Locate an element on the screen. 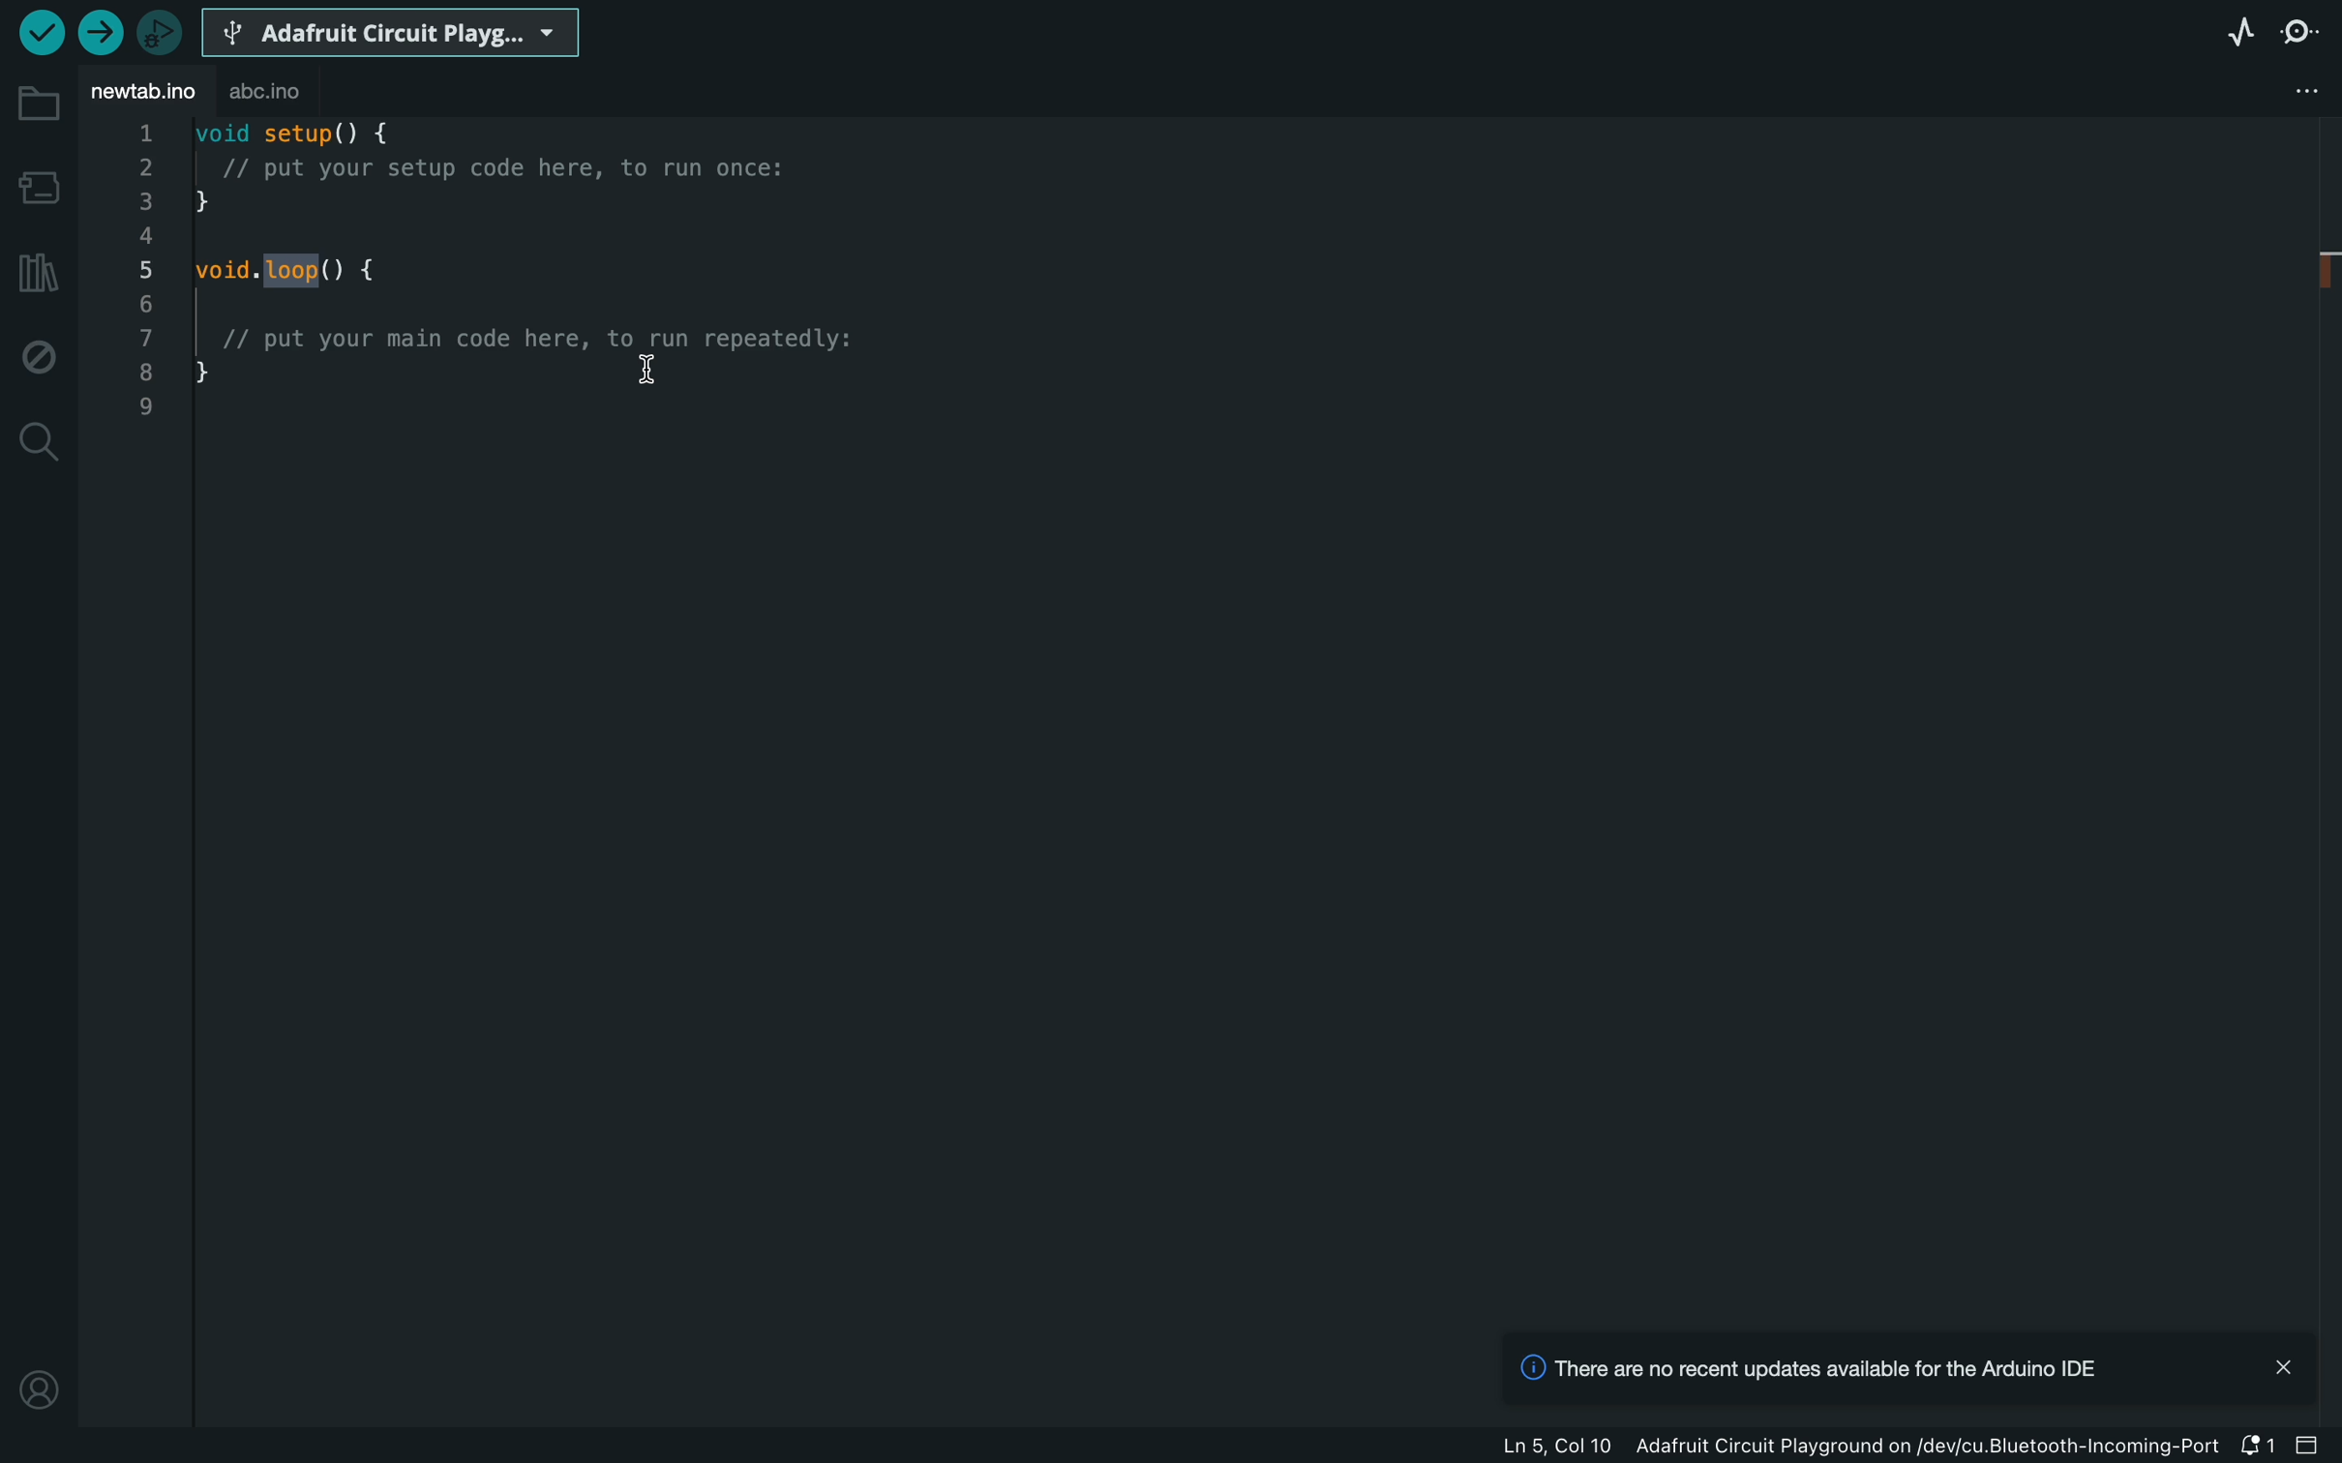  abc.ino is located at coordinates (265, 92).